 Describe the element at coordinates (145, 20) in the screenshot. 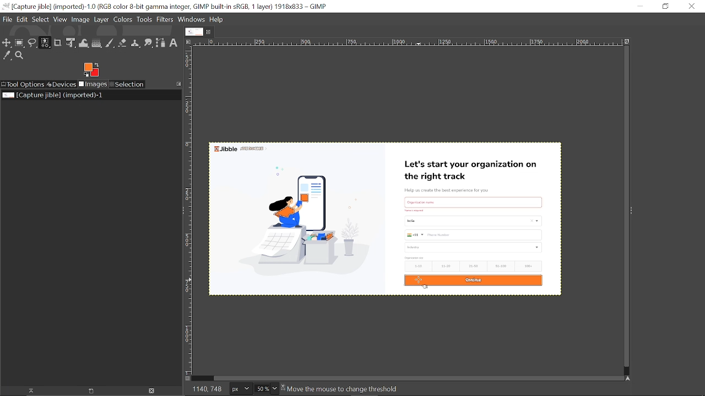

I see `` at that location.